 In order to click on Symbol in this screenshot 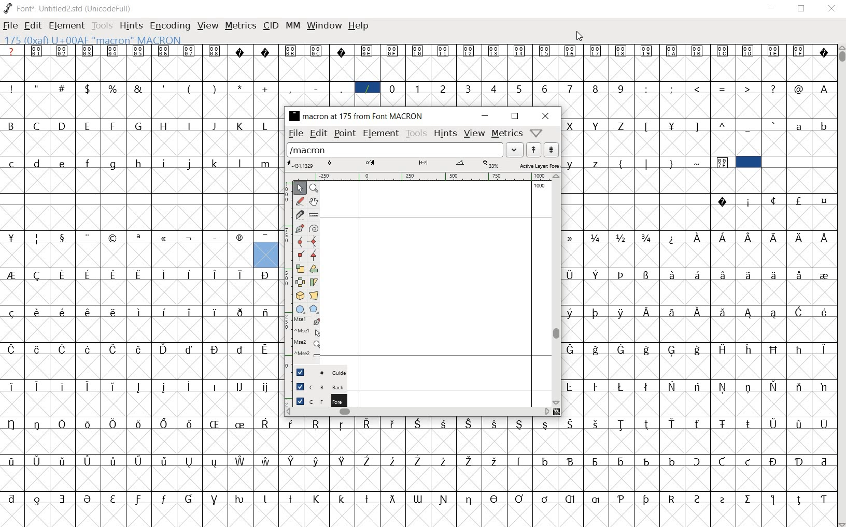, I will do `click(496, 423)`.